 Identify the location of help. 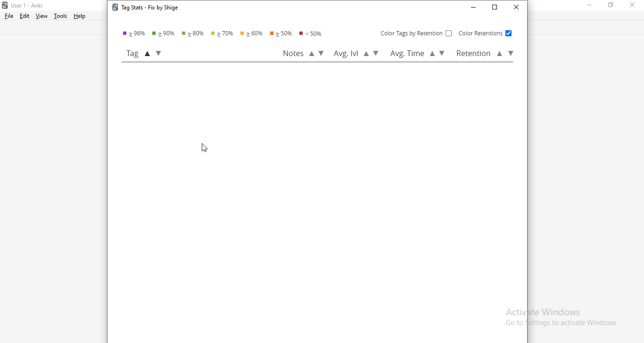
(81, 16).